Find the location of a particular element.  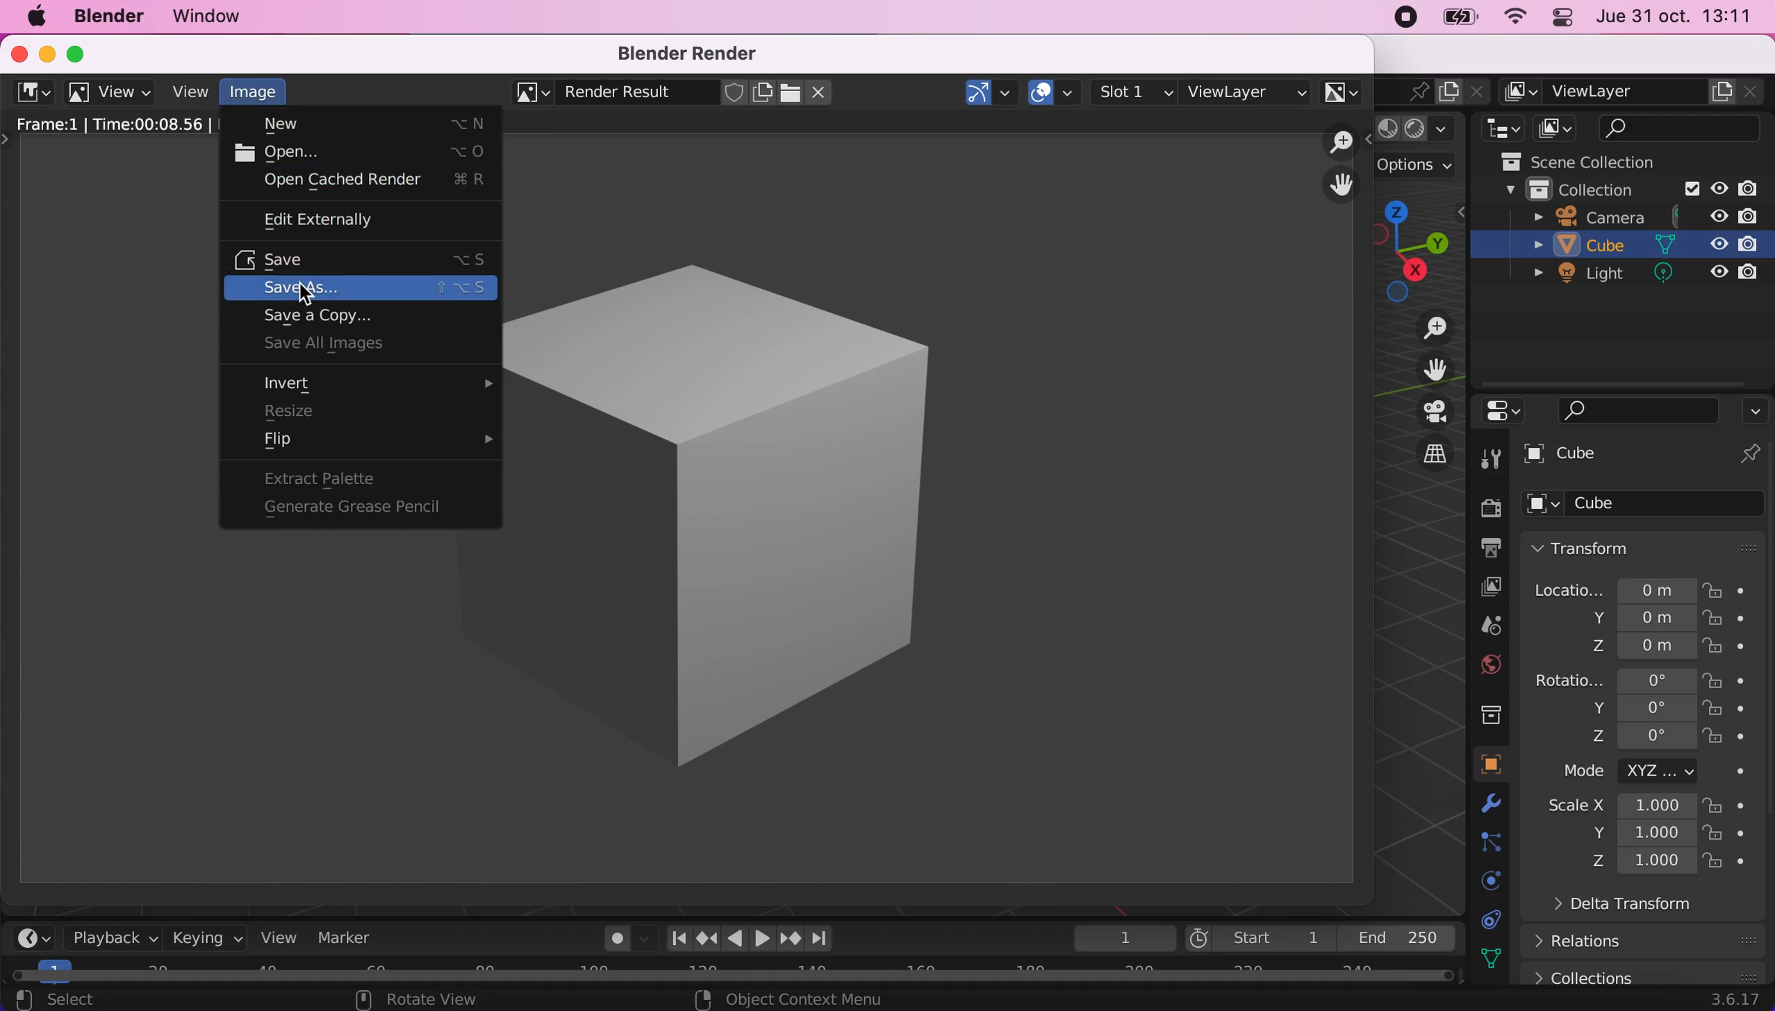

constraints is located at coordinates (1493, 844).